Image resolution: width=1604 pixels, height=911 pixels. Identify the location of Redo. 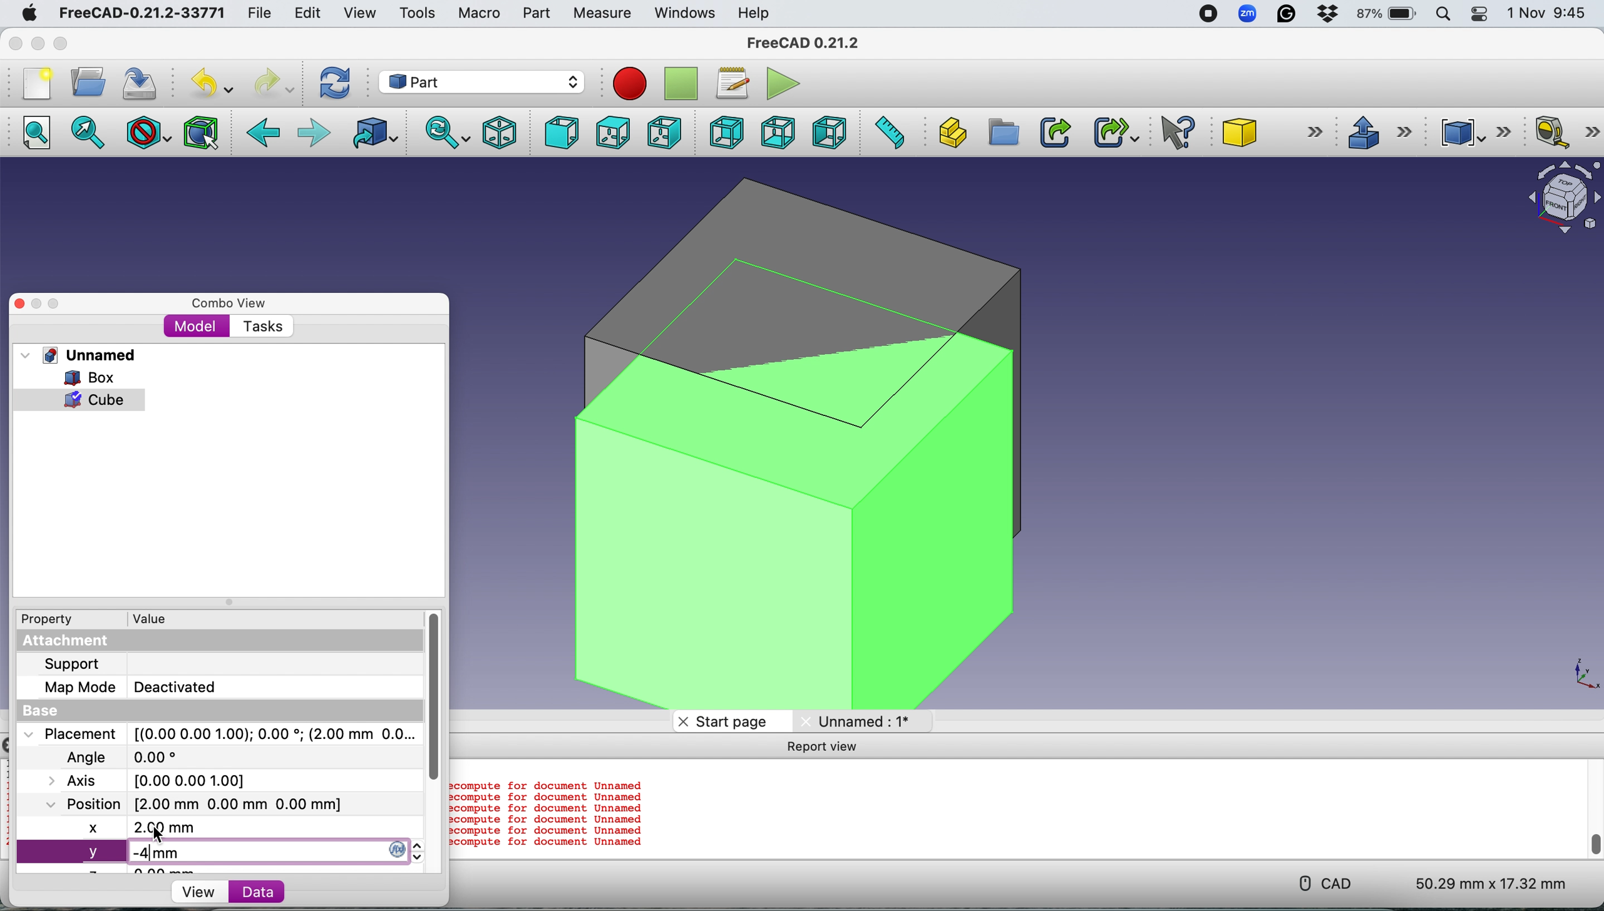
(272, 84).